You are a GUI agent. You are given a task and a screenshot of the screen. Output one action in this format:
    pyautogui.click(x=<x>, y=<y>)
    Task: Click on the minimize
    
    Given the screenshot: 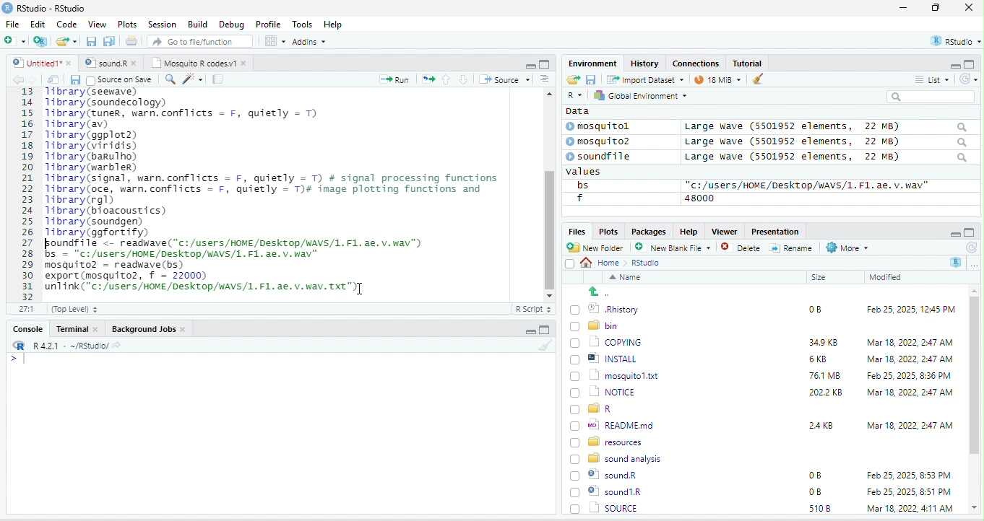 What is the action you would take?
    pyautogui.click(x=949, y=65)
    